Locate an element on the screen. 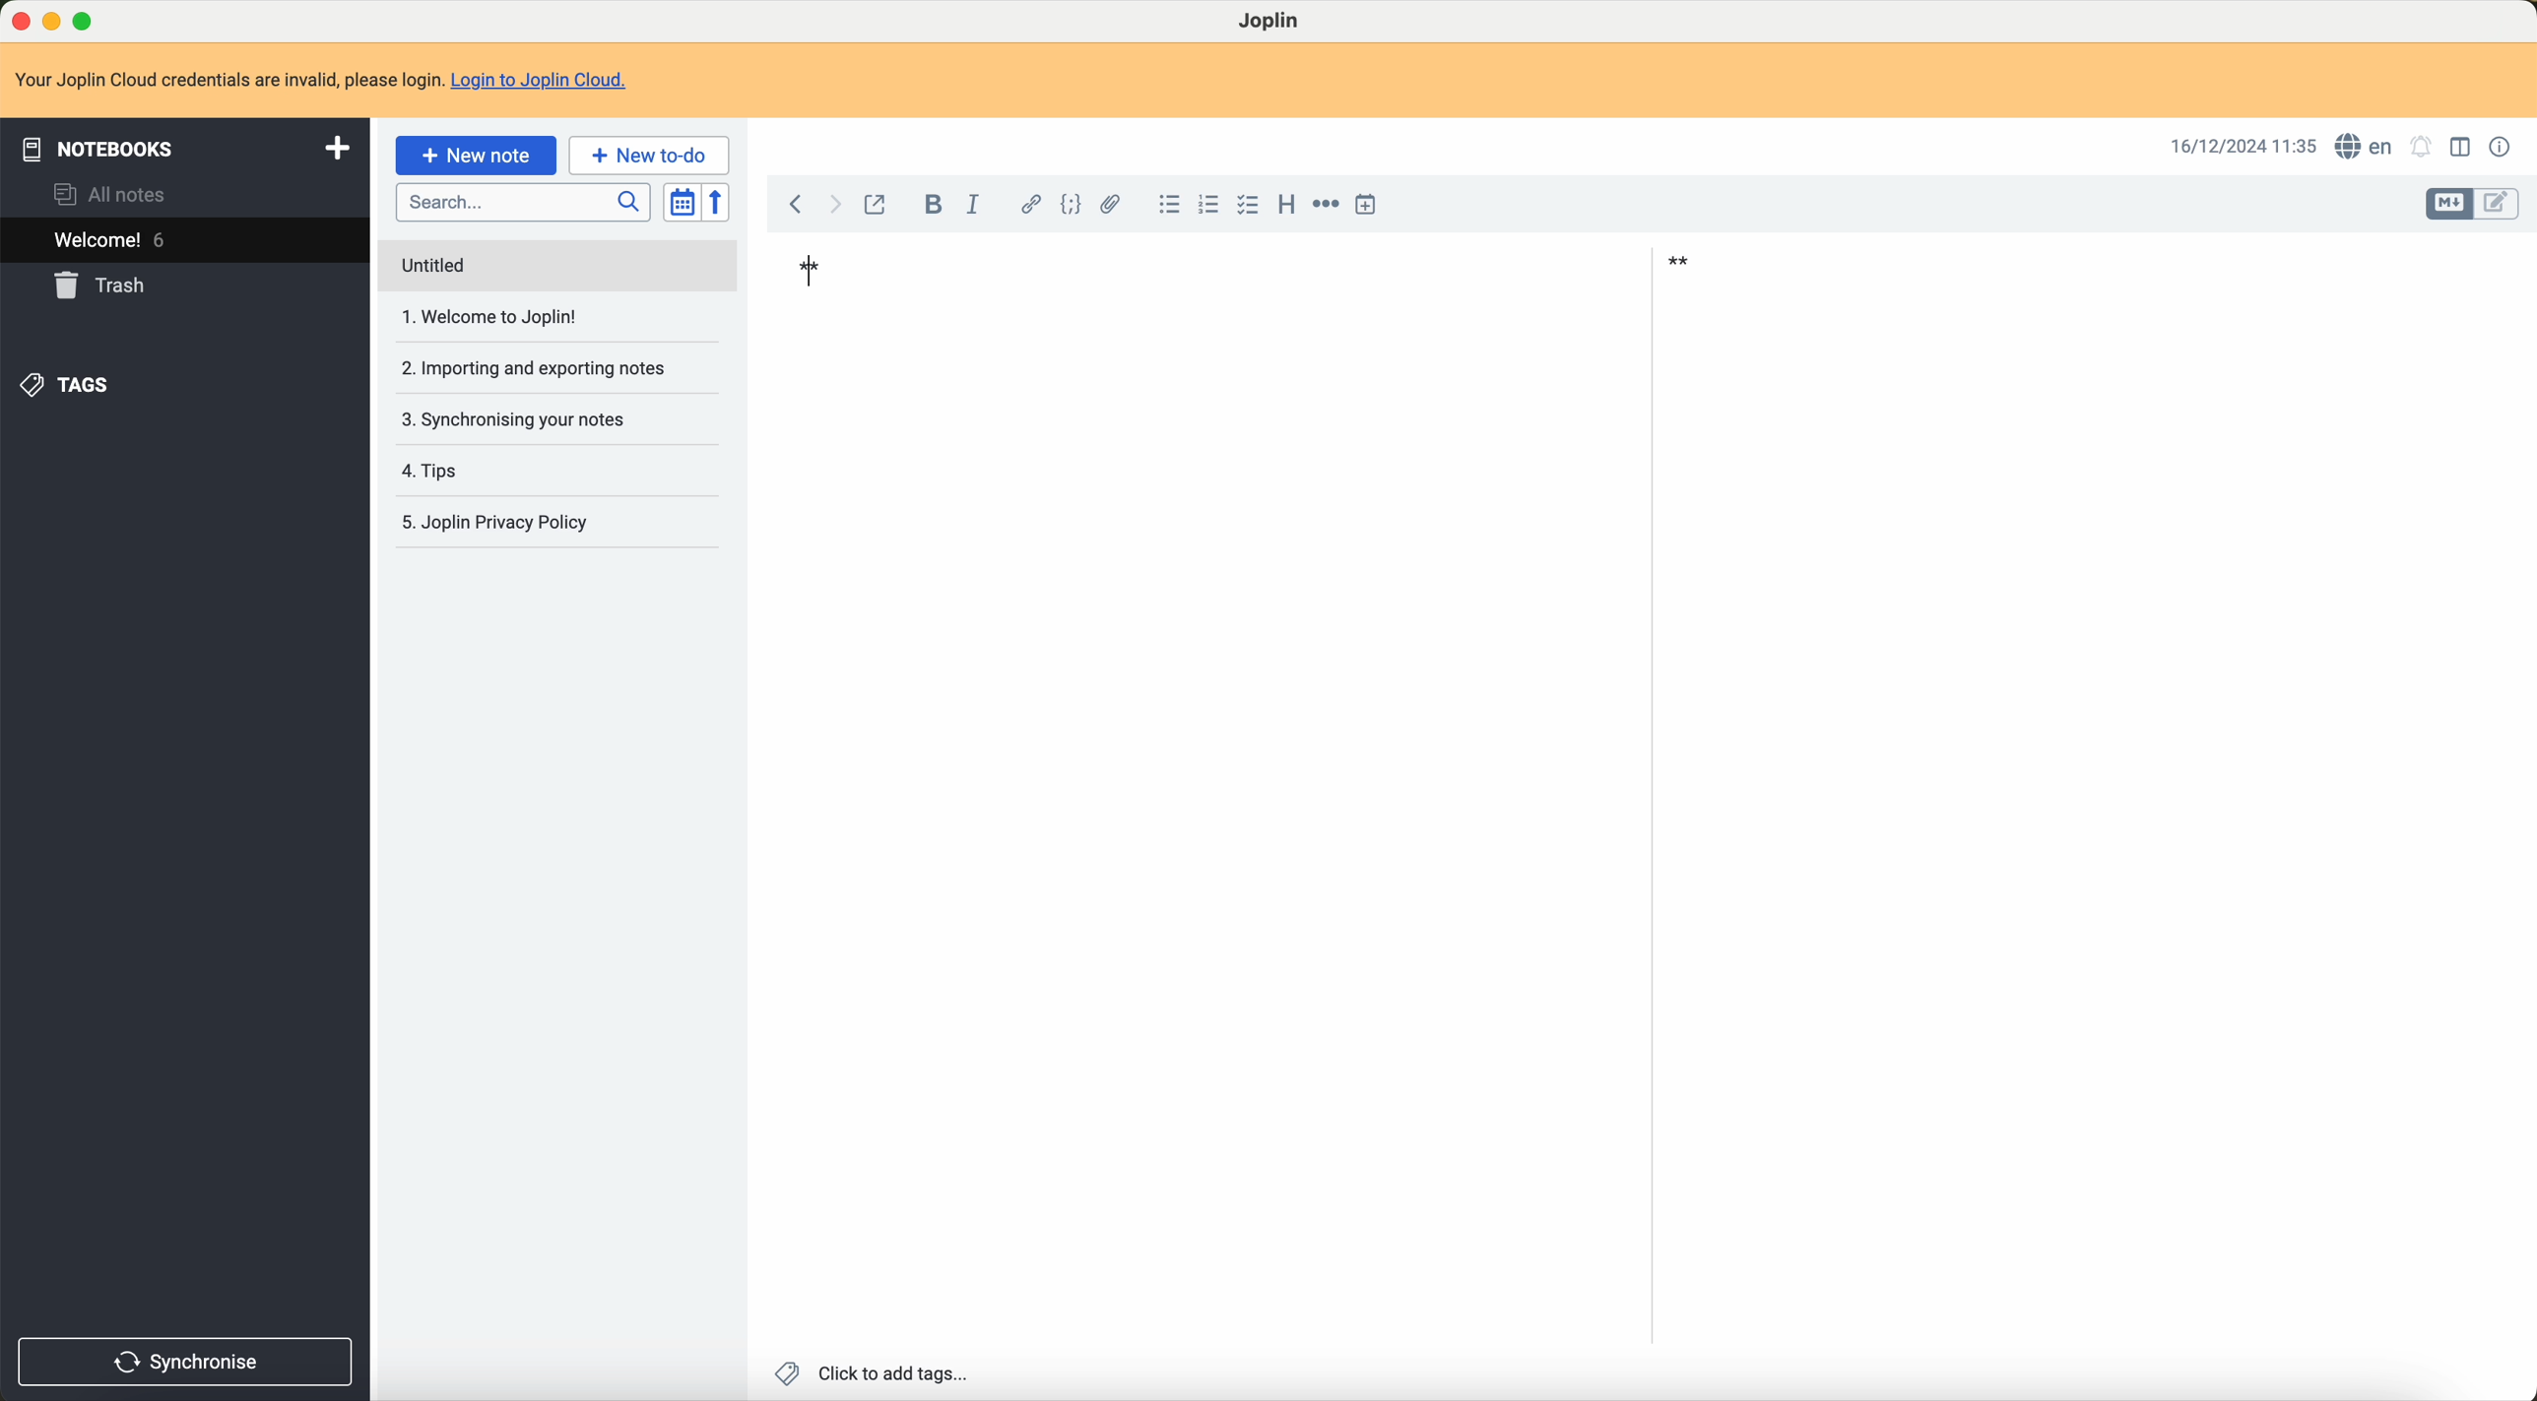 This screenshot has width=2537, height=1401. attach file is located at coordinates (1111, 204).